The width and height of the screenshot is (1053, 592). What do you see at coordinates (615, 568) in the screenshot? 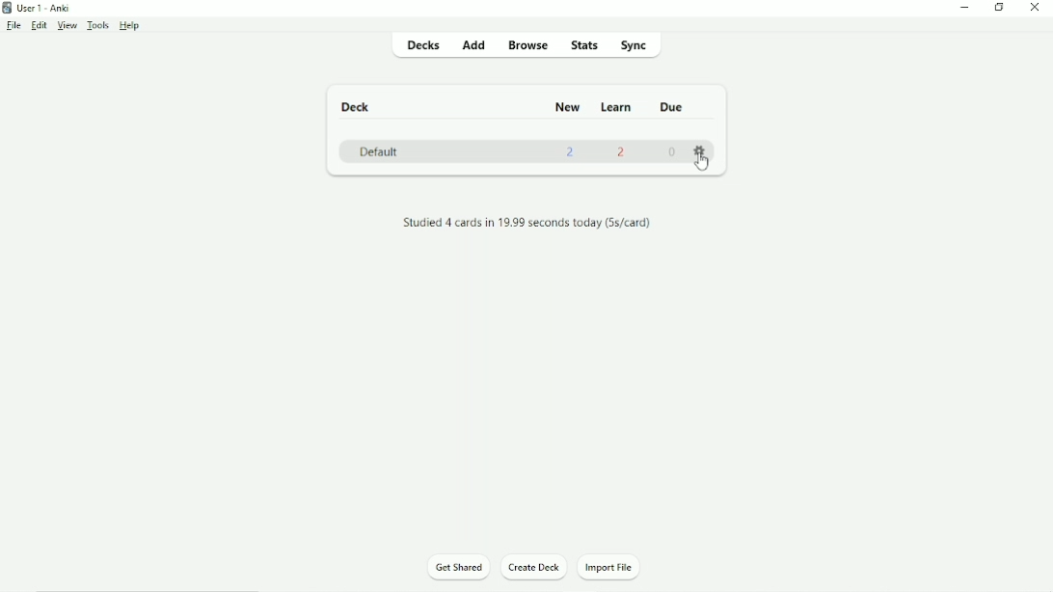
I see `Import File` at bounding box center [615, 568].